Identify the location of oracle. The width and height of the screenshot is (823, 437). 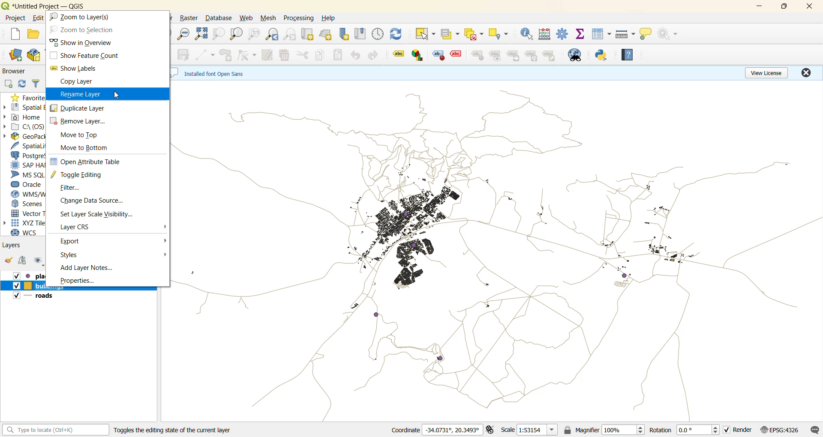
(25, 185).